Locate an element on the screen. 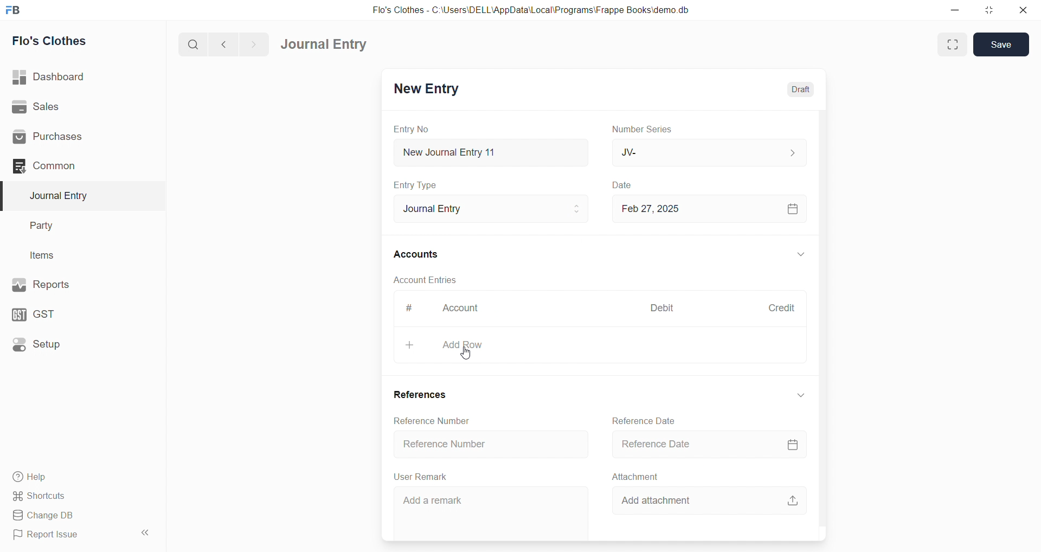 The height and width of the screenshot is (552, 1041). Draft is located at coordinates (801, 89).